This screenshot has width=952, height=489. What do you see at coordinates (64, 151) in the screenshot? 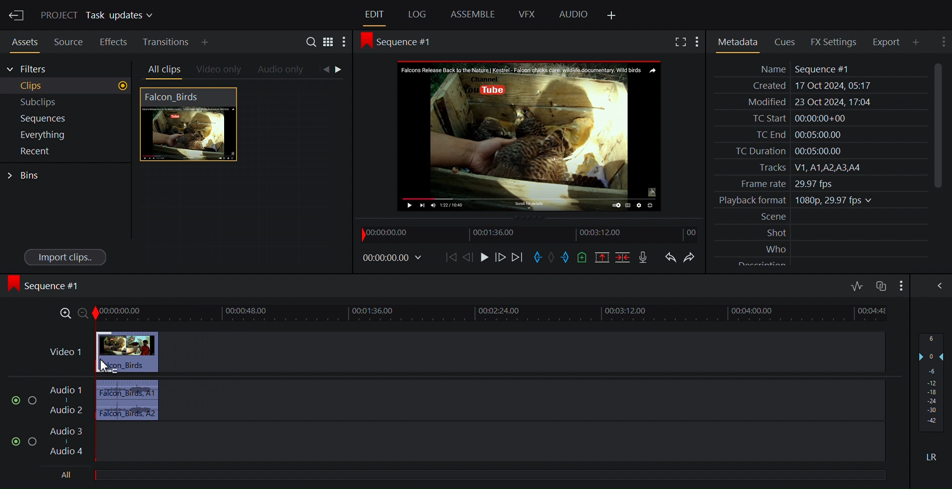
I see `Show recent in the current project` at bounding box center [64, 151].